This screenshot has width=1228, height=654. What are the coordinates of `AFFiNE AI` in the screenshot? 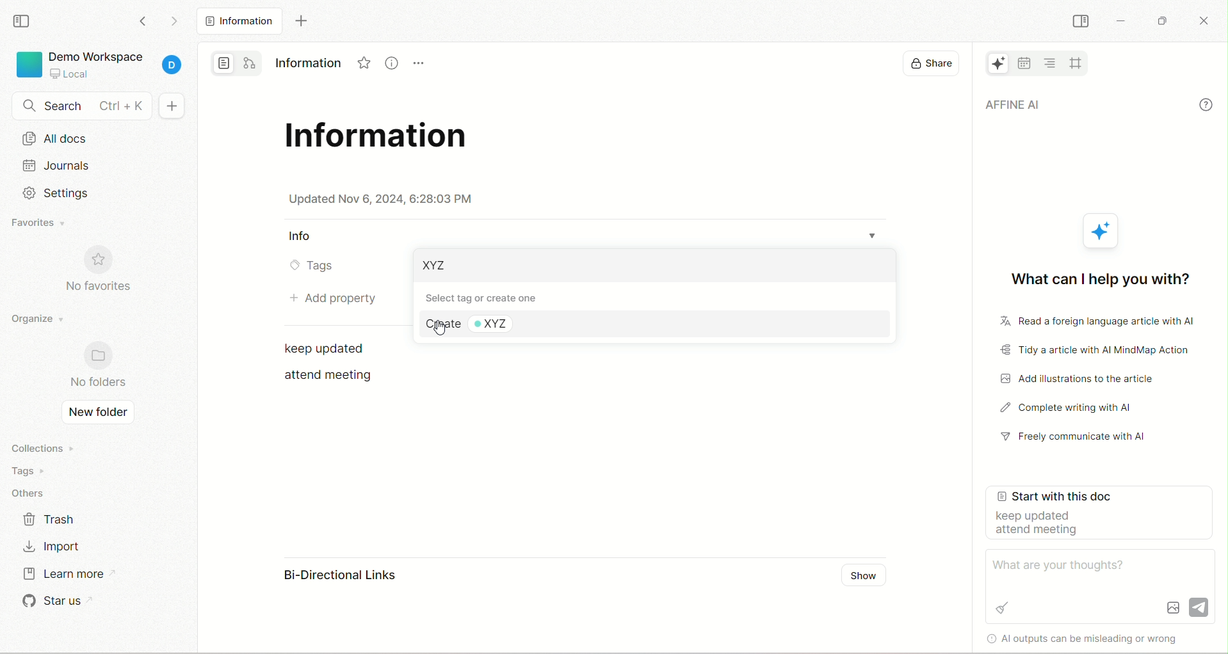 It's located at (992, 65).